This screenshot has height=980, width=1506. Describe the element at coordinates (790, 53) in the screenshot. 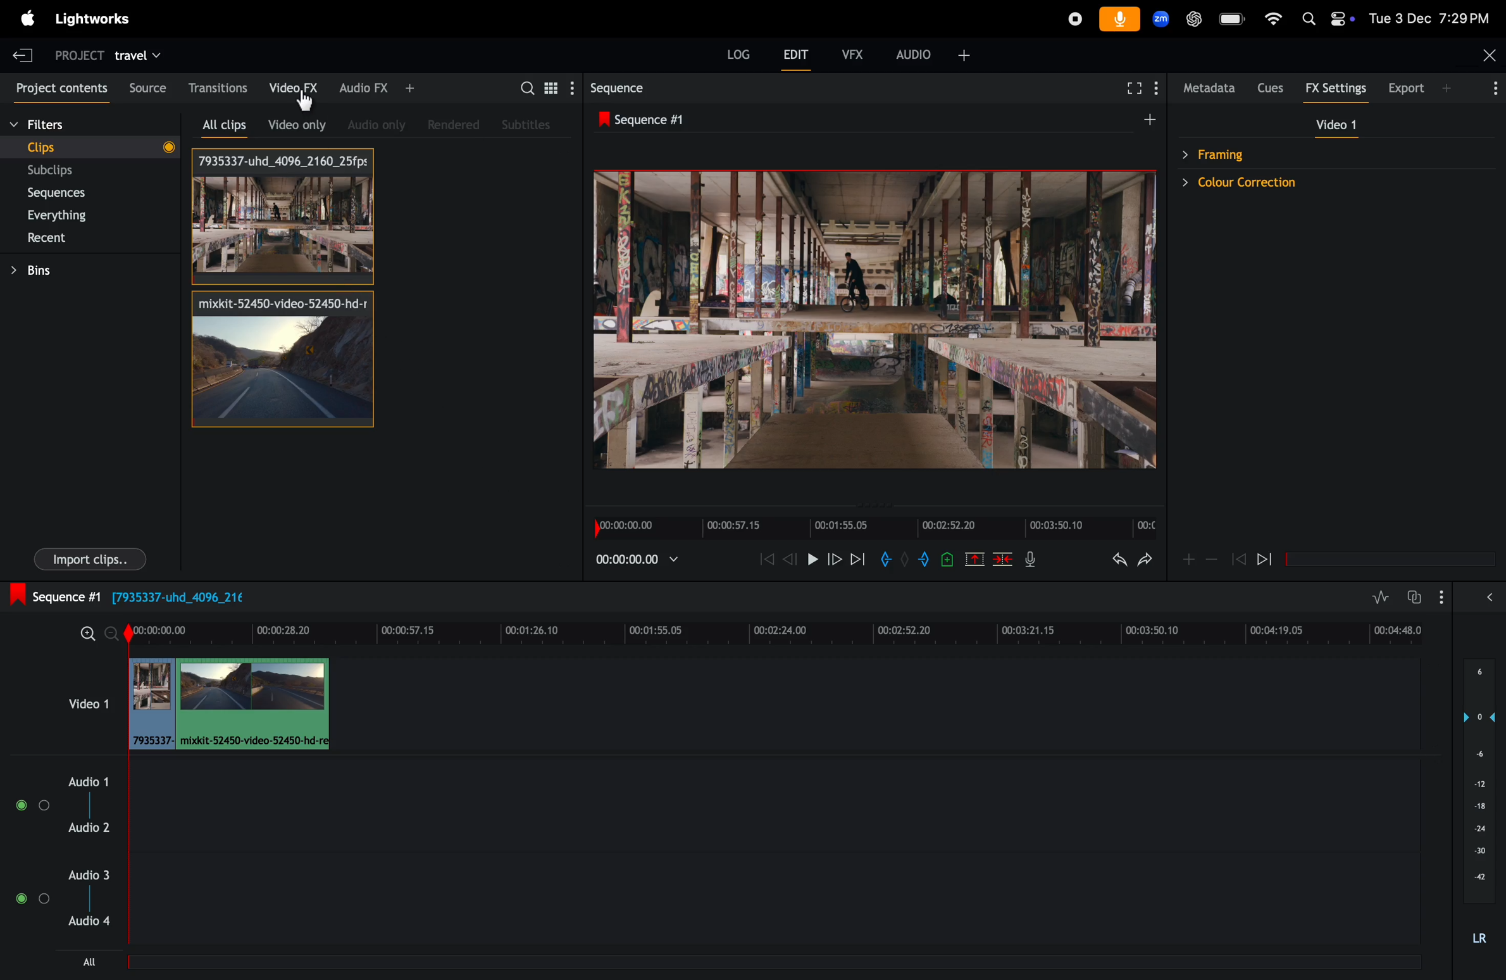

I see `Edit` at that location.